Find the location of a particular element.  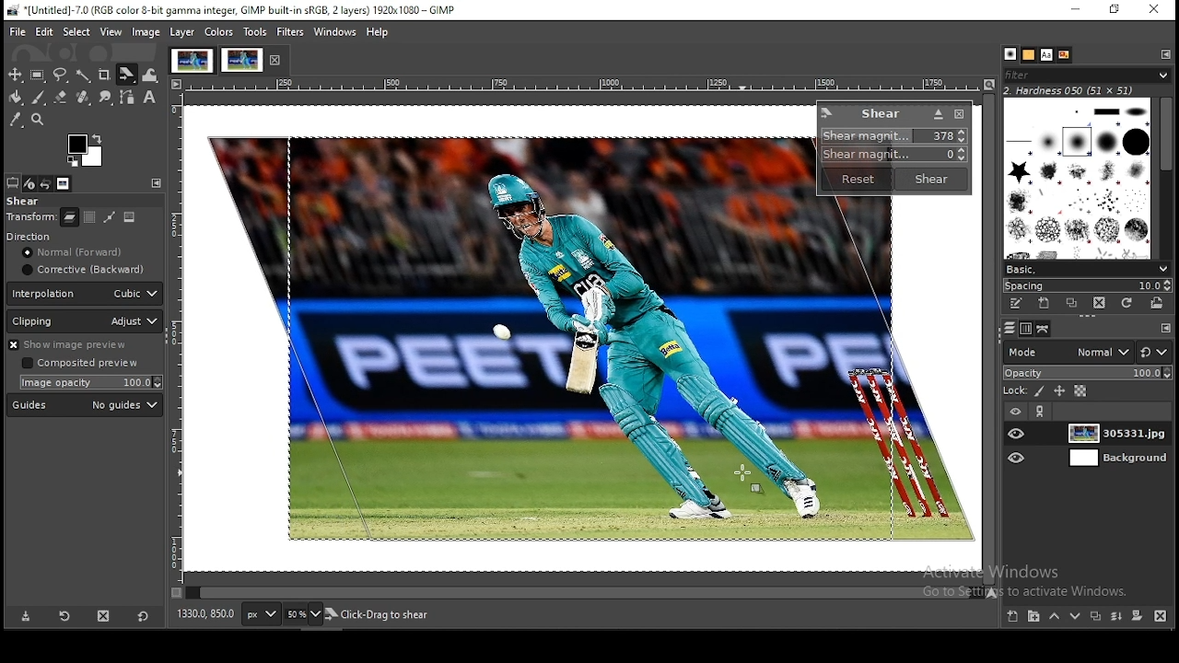

restore is located at coordinates (1115, 11).